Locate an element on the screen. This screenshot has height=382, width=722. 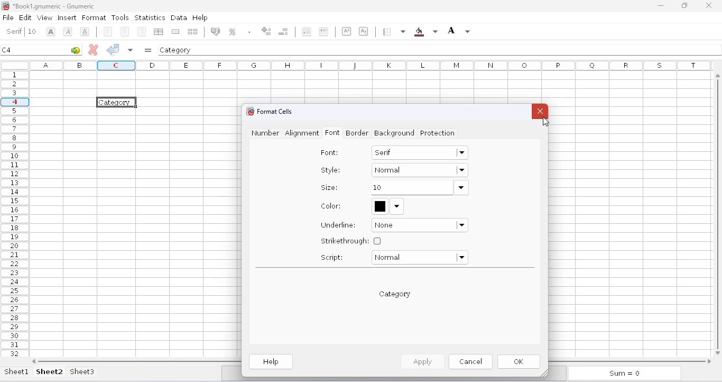
strikethrough:  is located at coordinates (351, 241).